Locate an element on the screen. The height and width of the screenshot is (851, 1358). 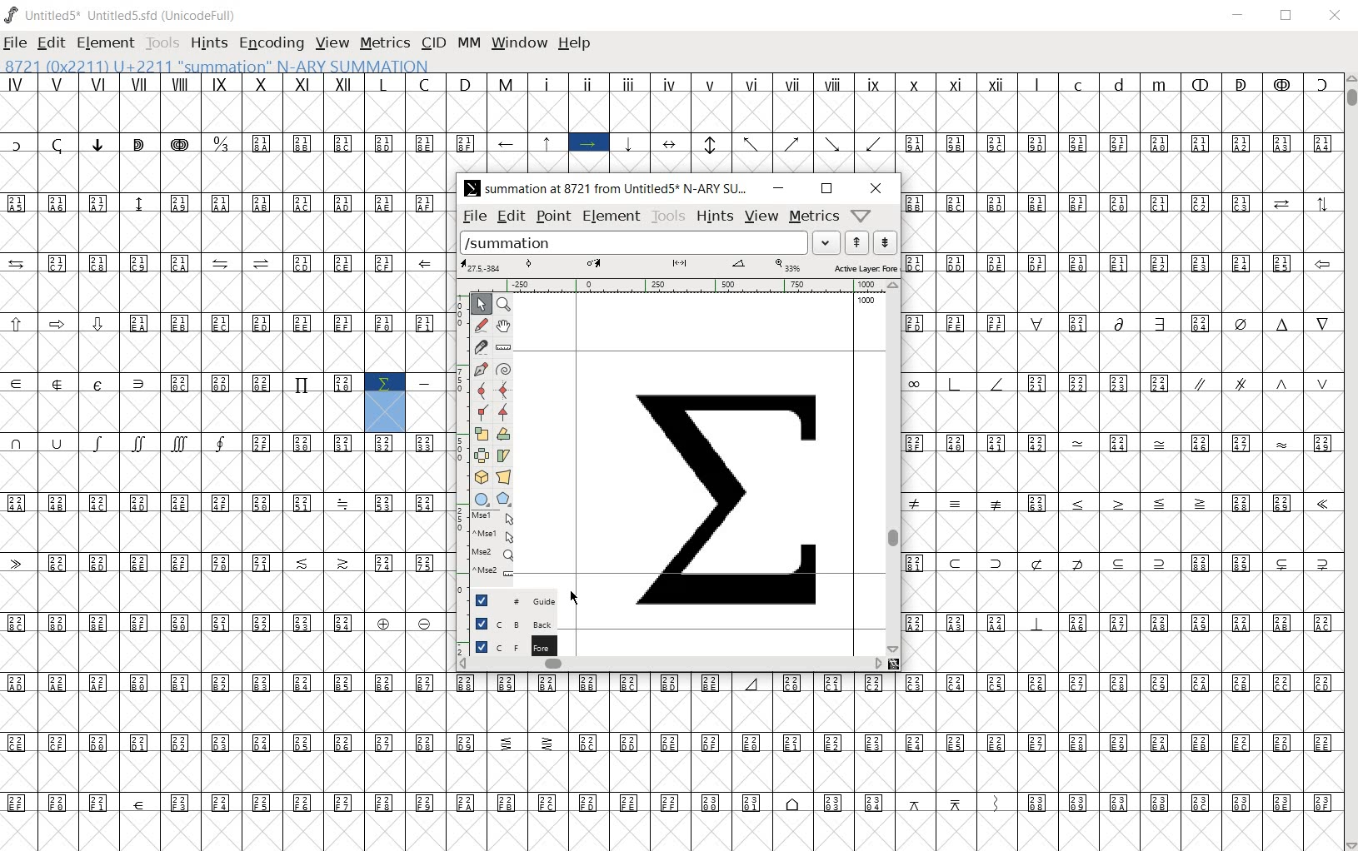
CID is located at coordinates (432, 43).